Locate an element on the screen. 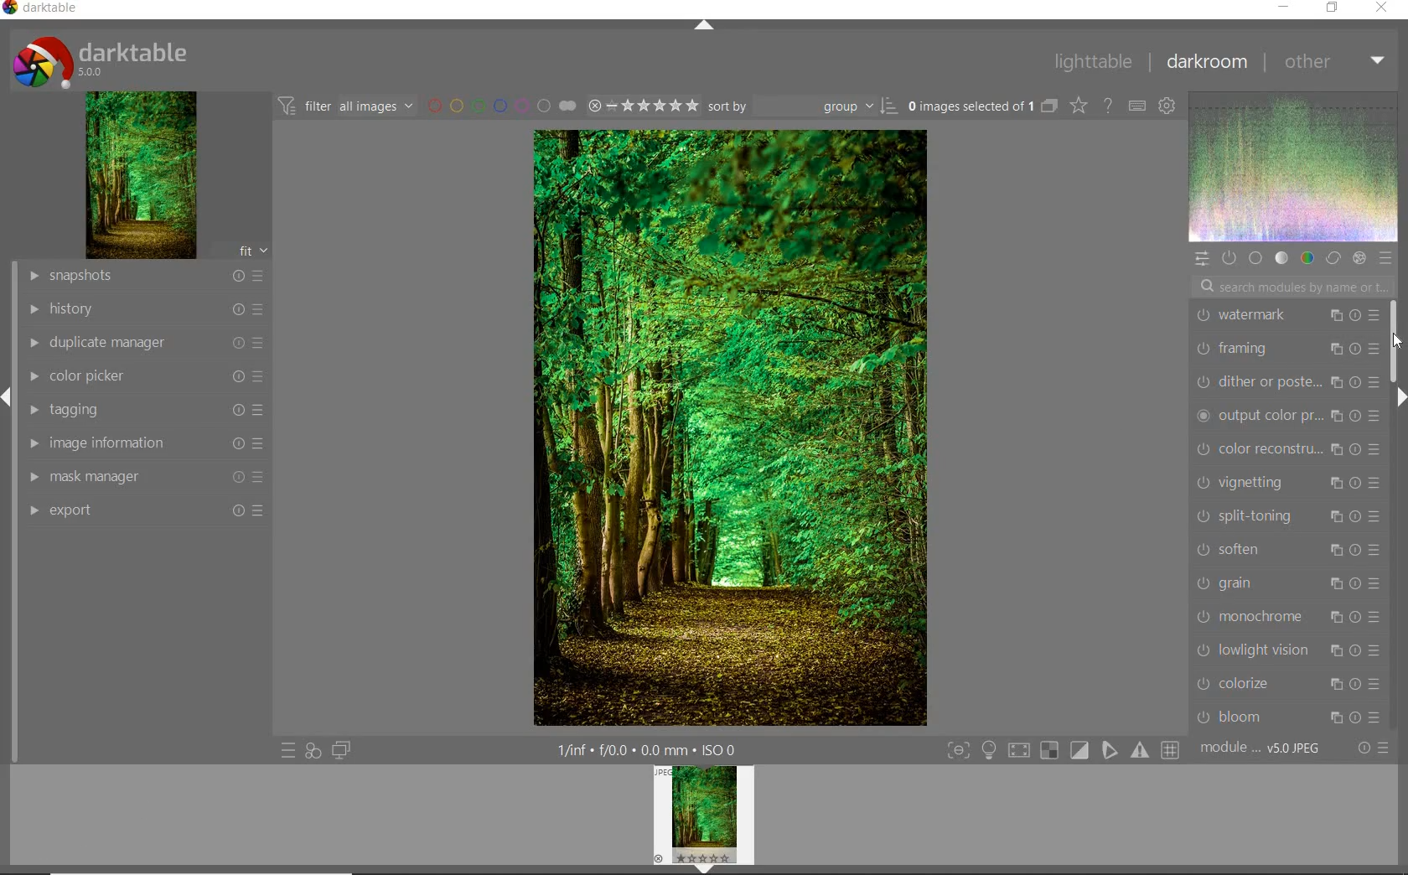 The width and height of the screenshot is (1408, 875). VIGNETTING is located at coordinates (1291, 482).